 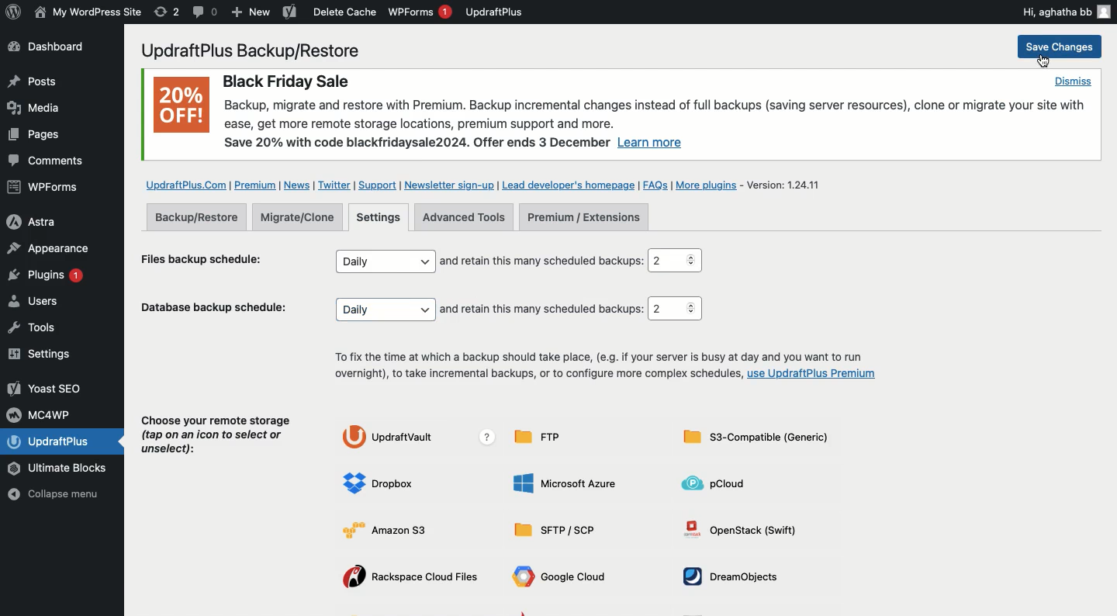 What do you see at coordinates (181, 108) in the screenshot?
I see `20% OFF` at bounding box center [181, 108].